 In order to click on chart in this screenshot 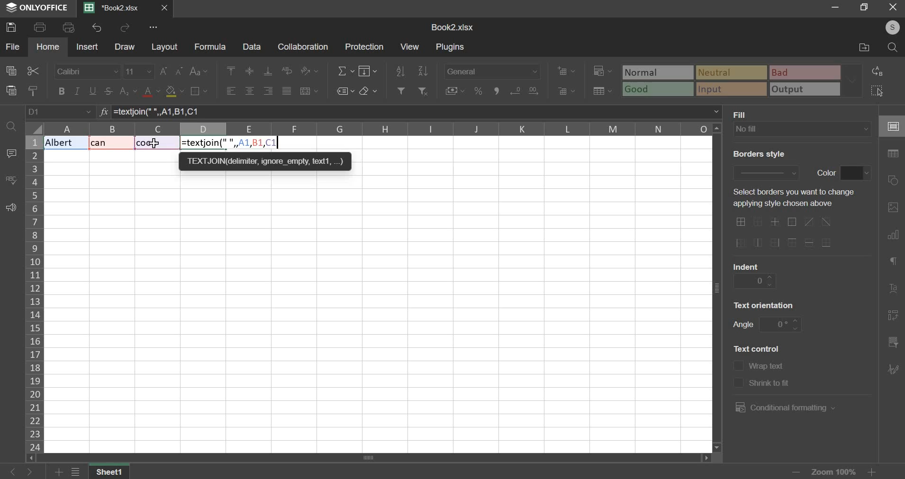, I will do `click(893, 237)`.